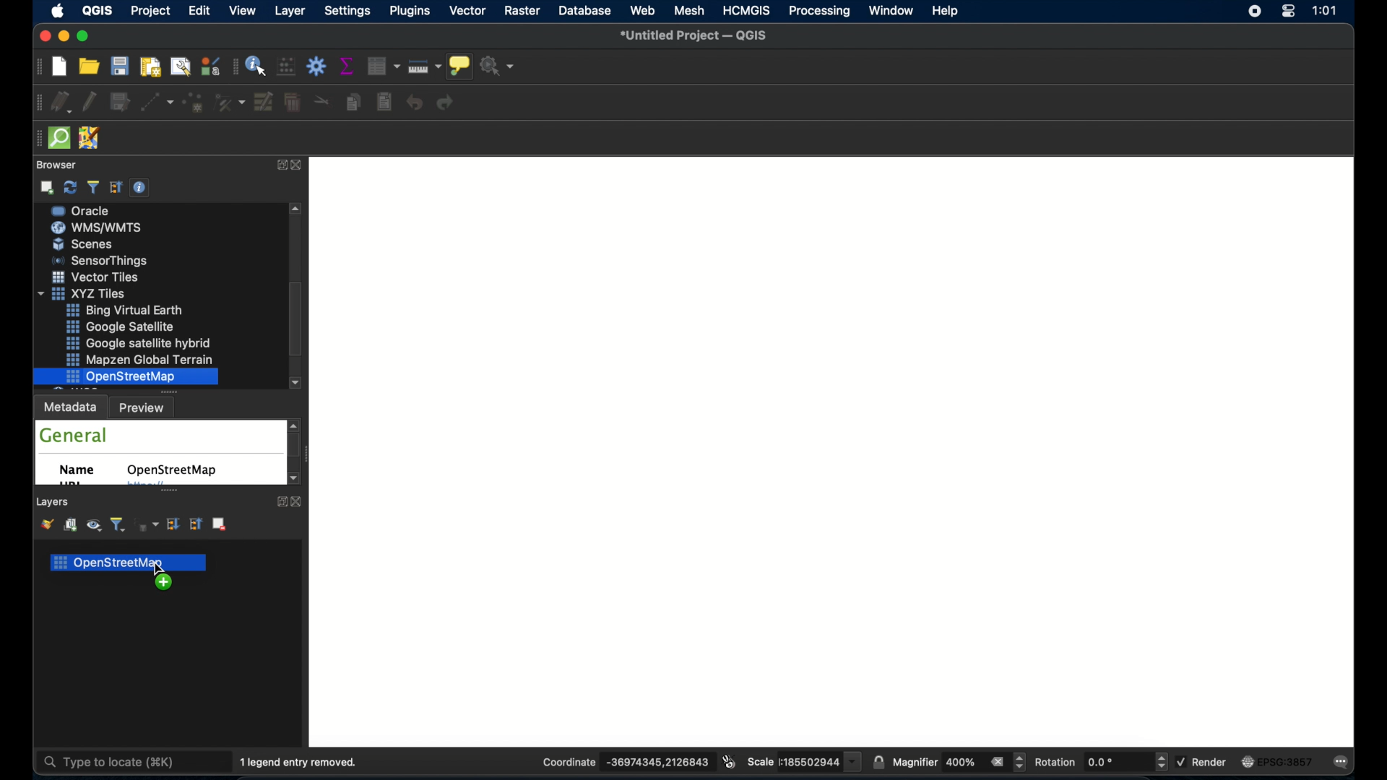  What do you see at coordinates (117, 763) in the screenshot?
I see `type to locate` at bounding box center [117, 763].